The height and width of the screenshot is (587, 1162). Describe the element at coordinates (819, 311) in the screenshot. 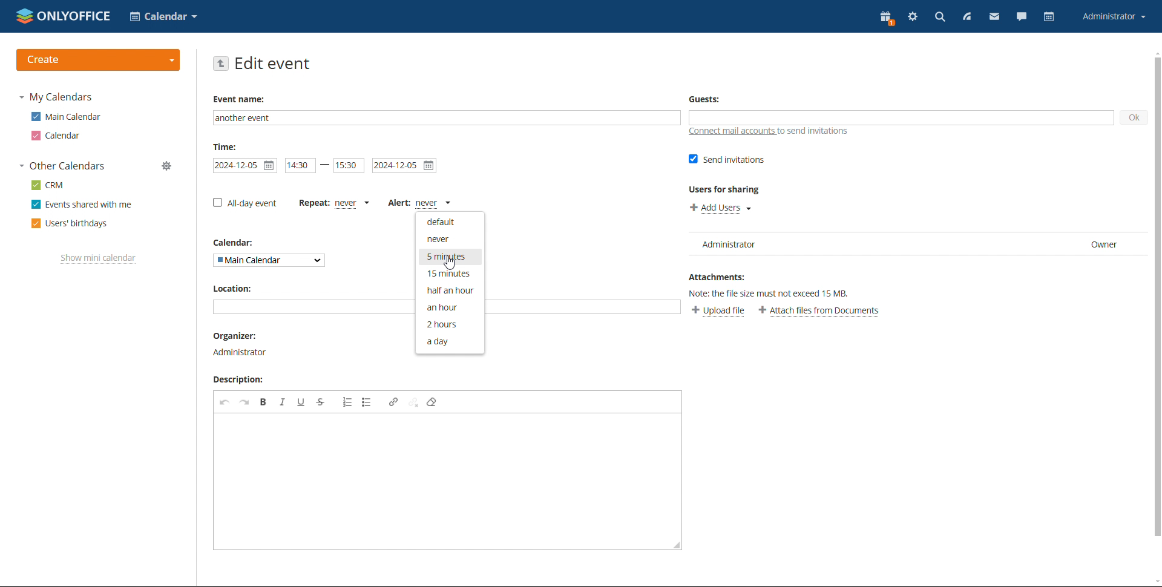

I see `attach files from documents` at that location.